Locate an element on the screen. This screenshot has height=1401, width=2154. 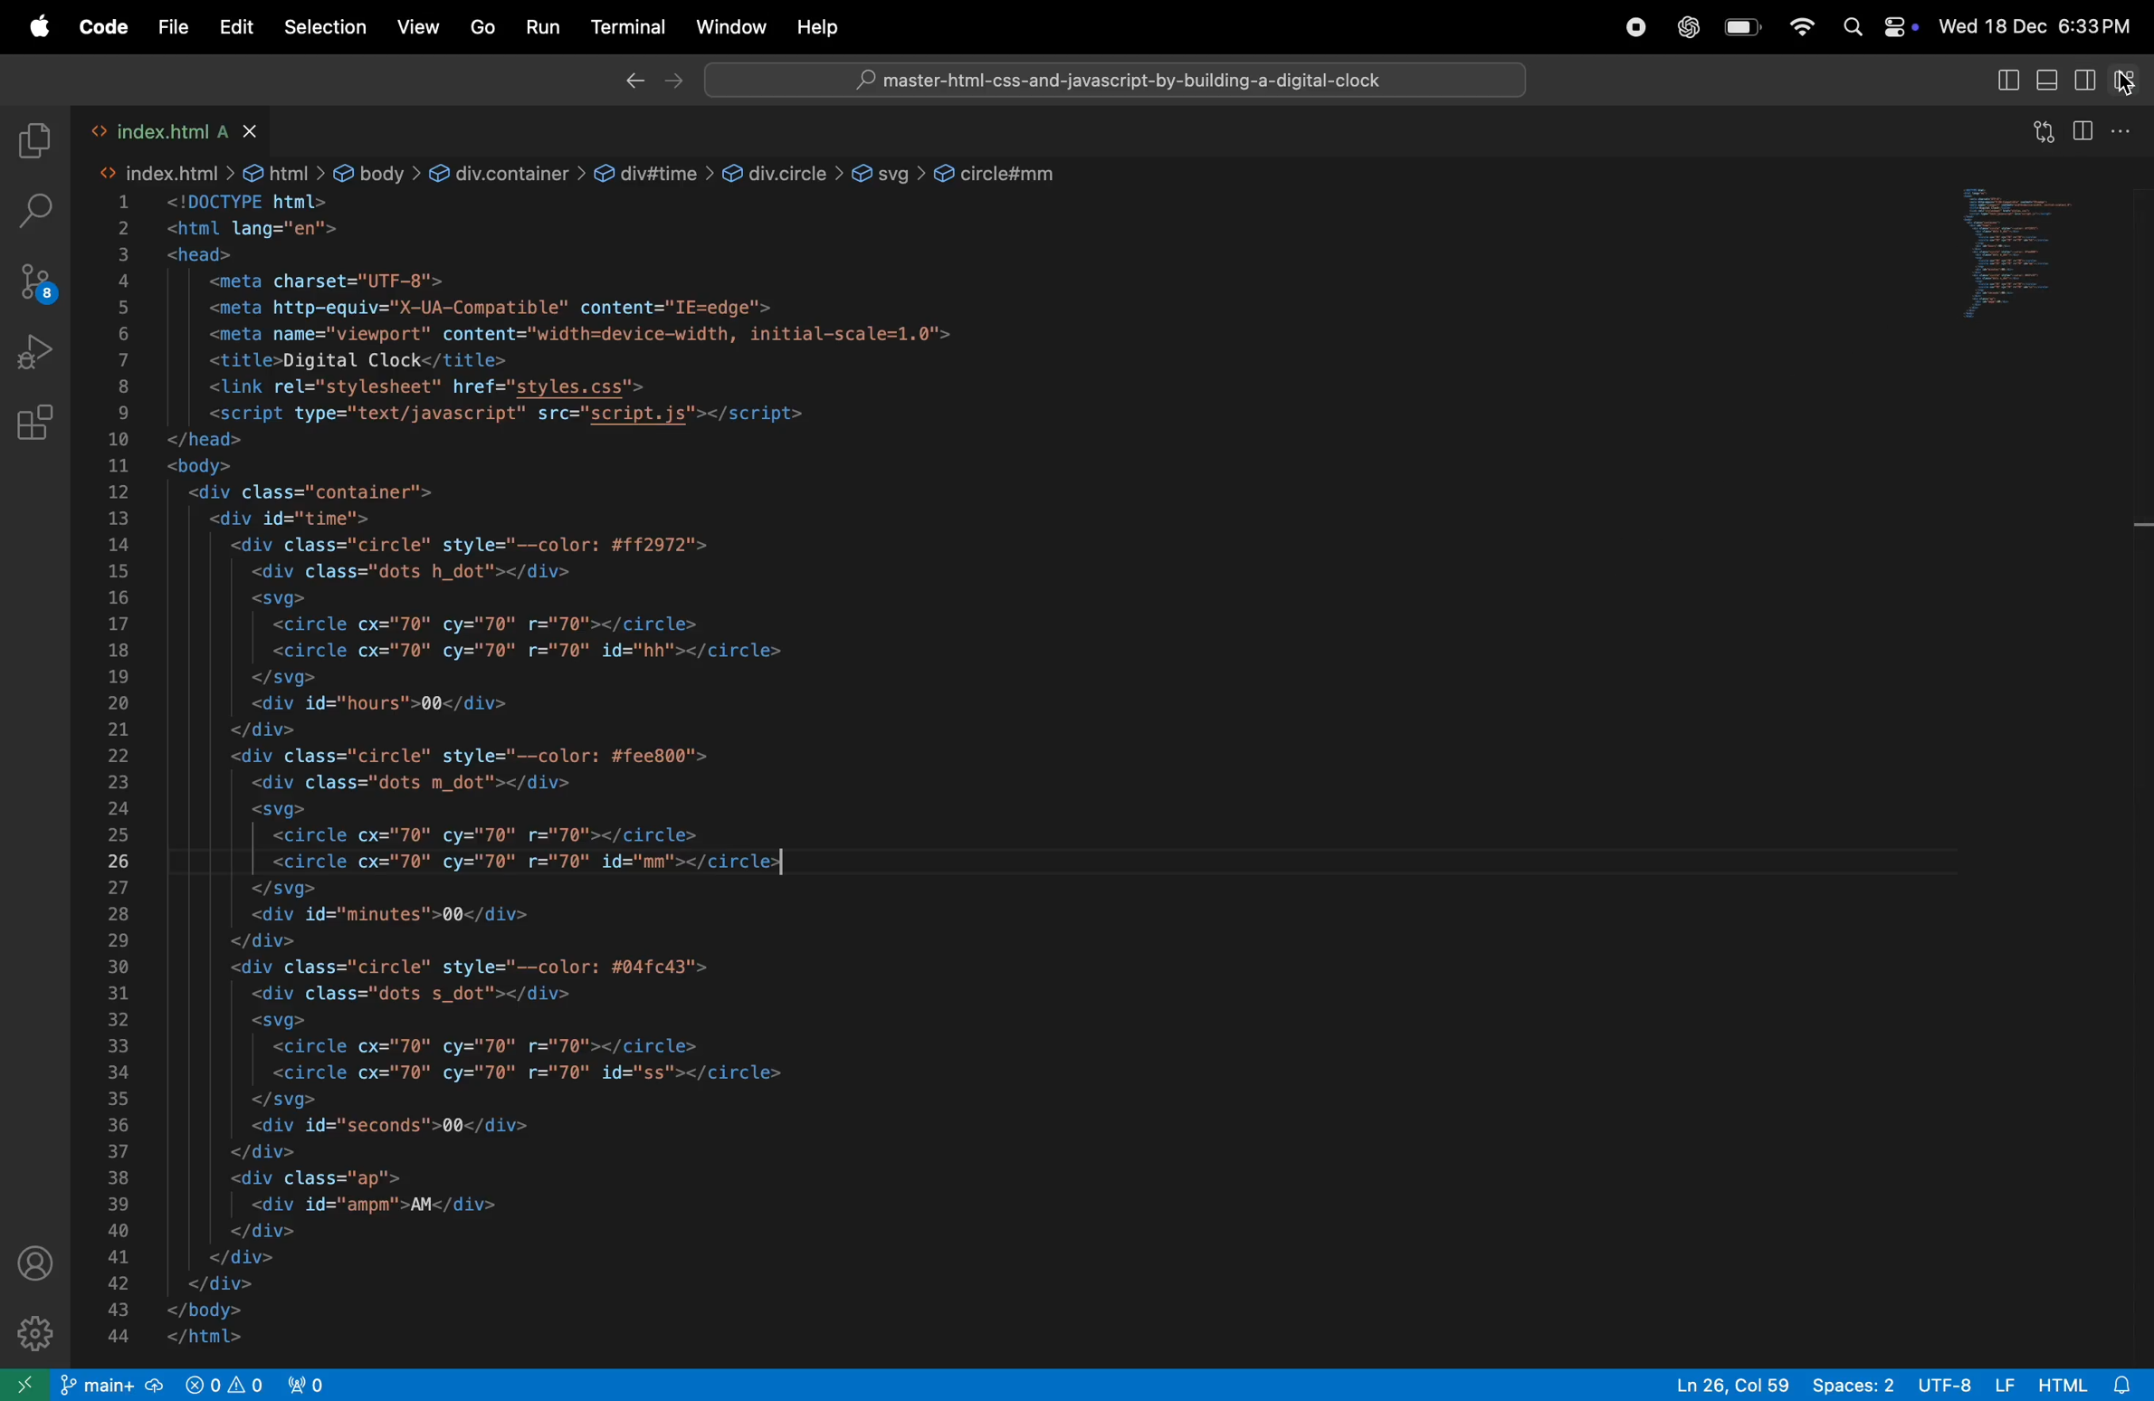
html  is located at coordinates (2091, 1384).